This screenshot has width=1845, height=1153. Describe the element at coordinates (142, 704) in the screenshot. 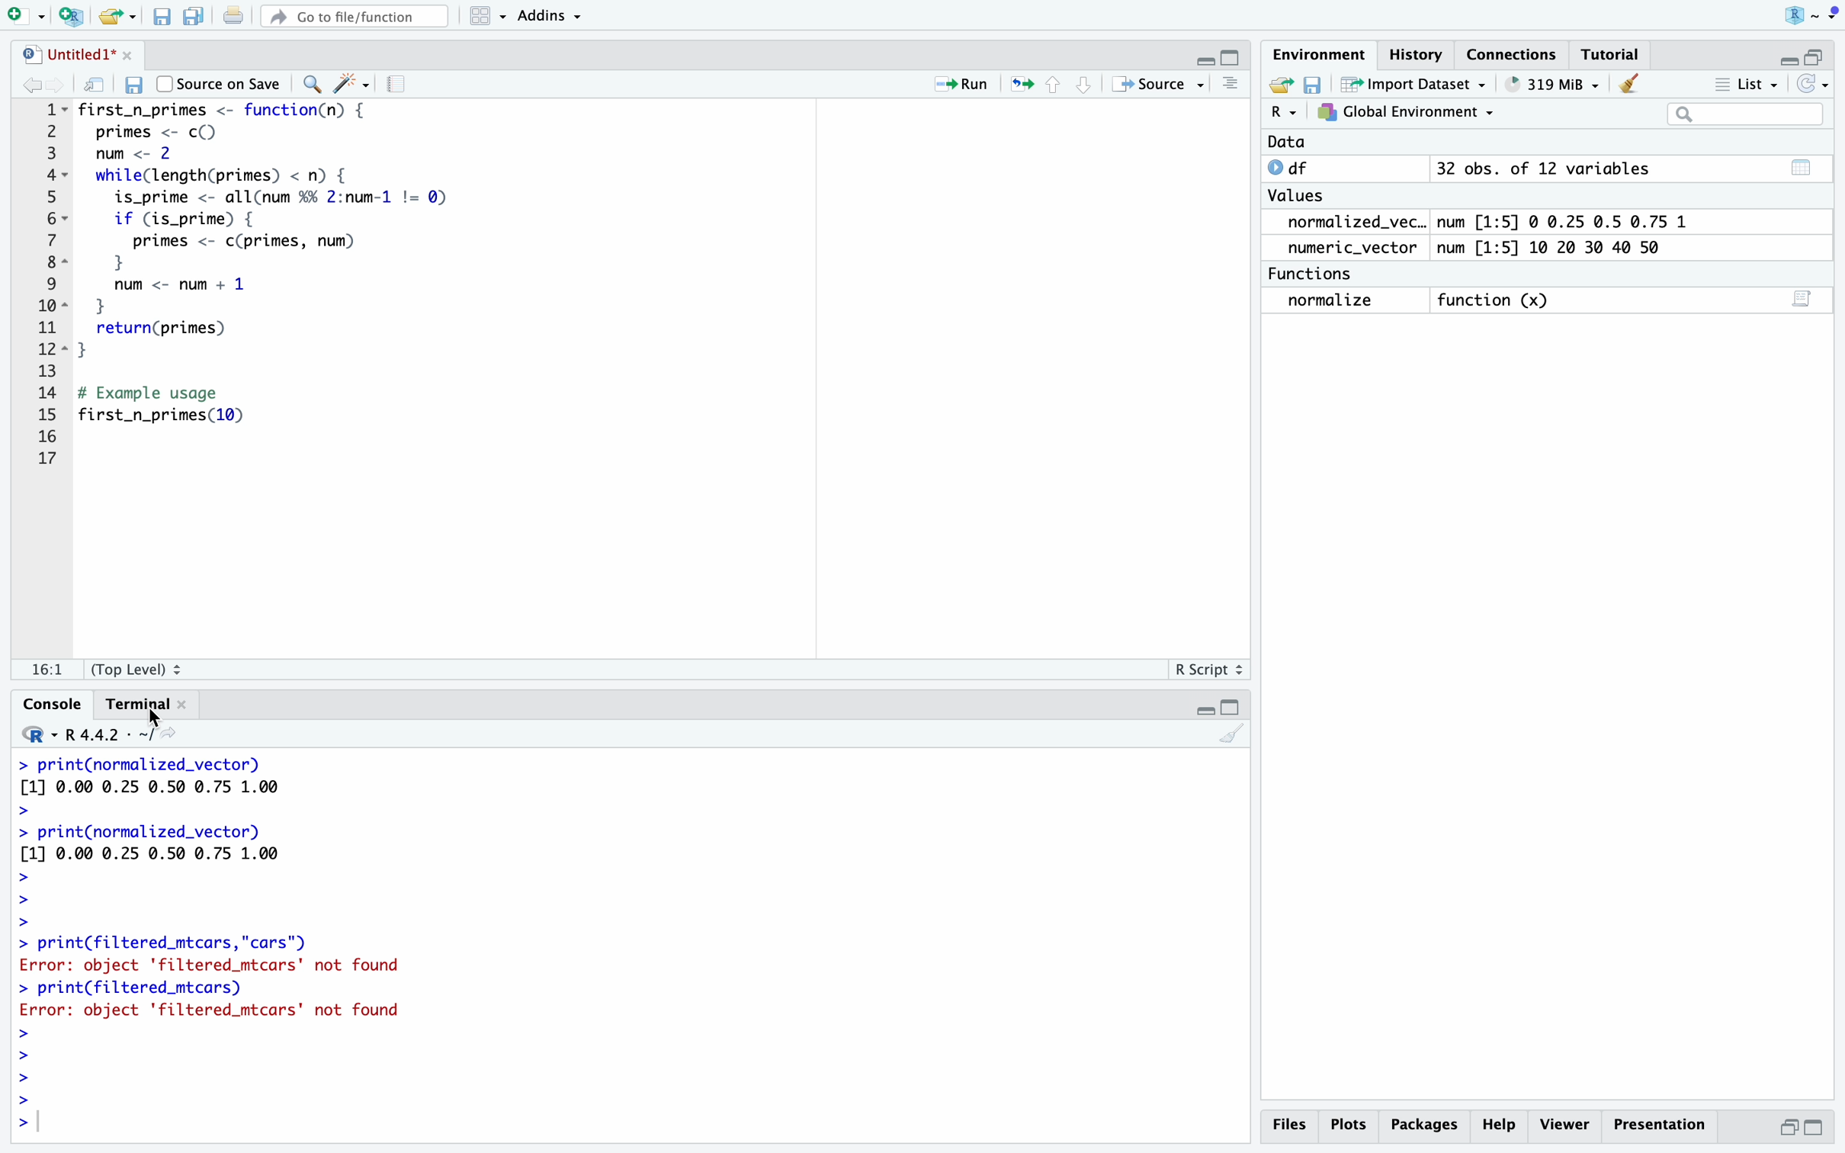

I see `Terminal` at that location.